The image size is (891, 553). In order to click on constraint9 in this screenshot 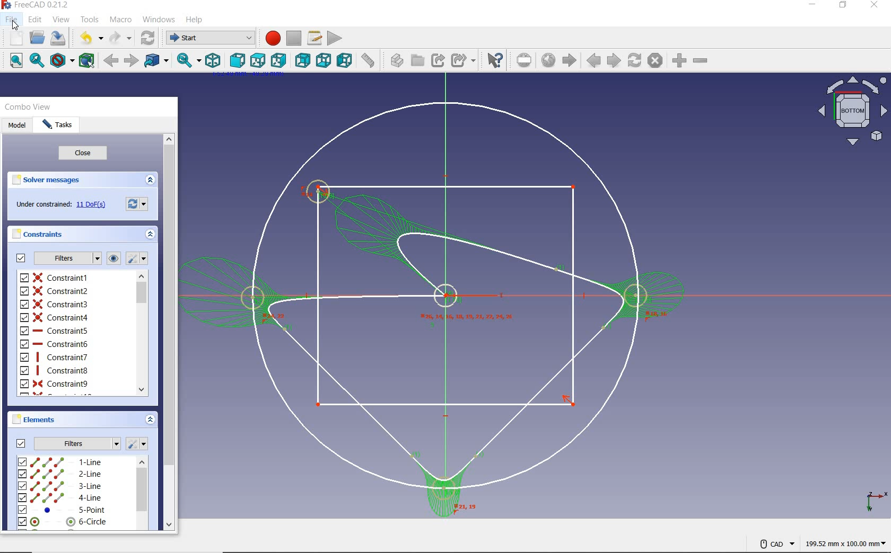, I will do `click(55, 384)`.